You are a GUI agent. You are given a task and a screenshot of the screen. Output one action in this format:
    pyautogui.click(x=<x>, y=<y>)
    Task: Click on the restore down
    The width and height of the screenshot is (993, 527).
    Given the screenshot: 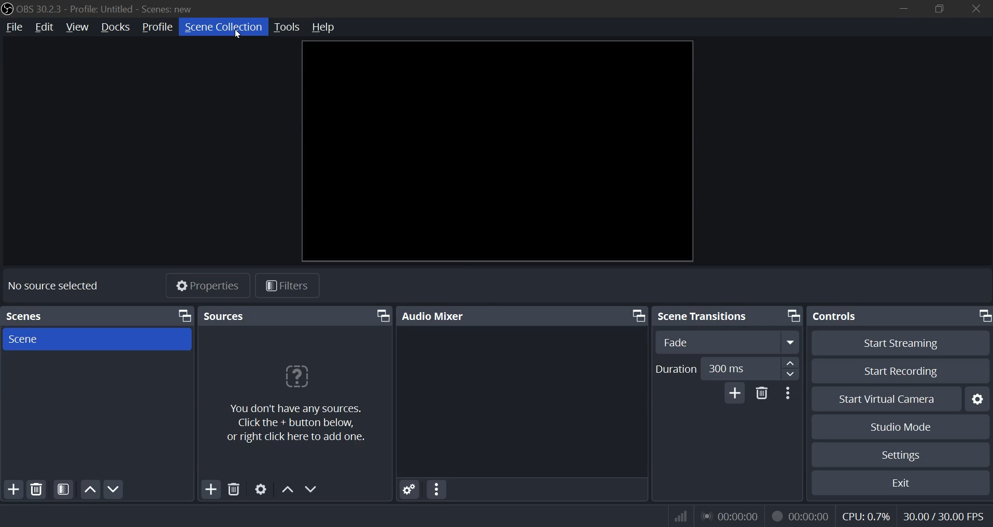 What is the action you would take?
    pyautogui.click(x=941, y=9)
    